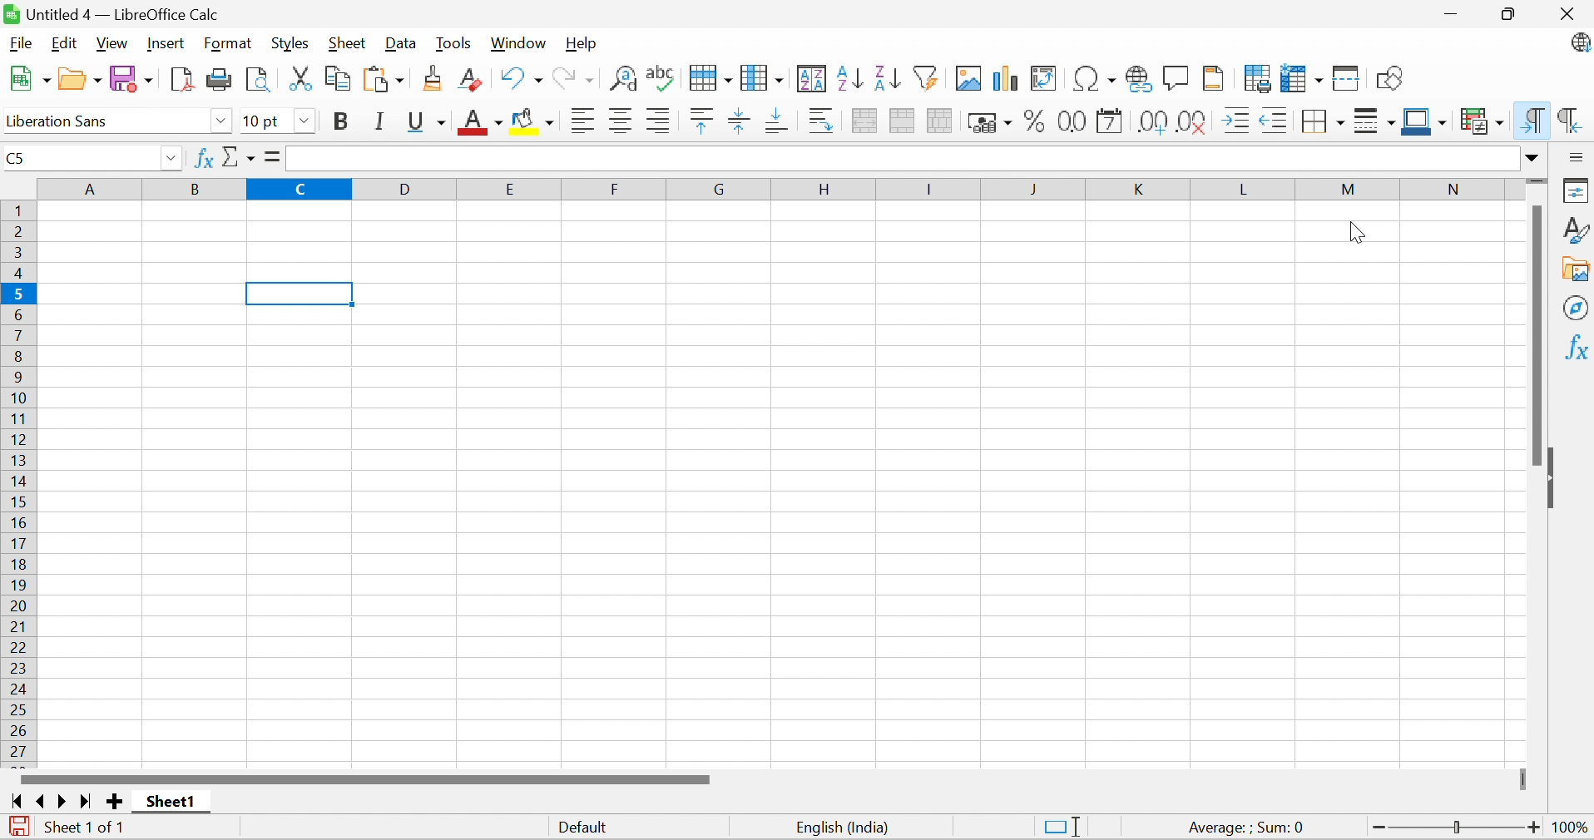 Image resolution: width=1594 pixels, height=840 pixels. Describe the element at coordinates (111, 12) in the screenshot. I see `Untitled 4 - LibreOffice Calc` at that location.